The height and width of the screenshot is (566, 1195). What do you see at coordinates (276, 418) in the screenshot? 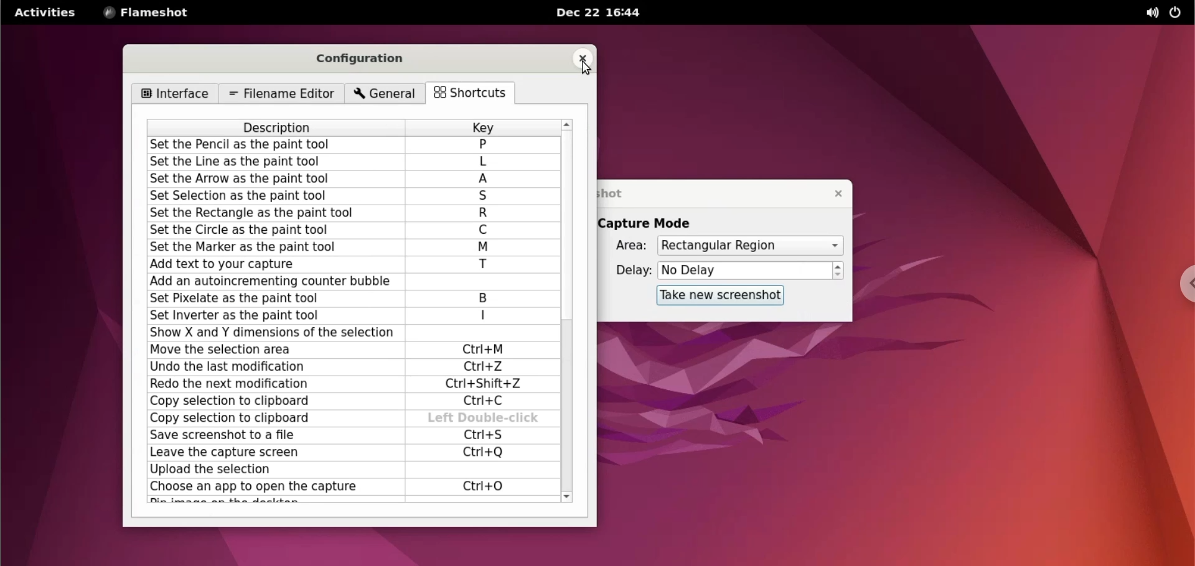
I see `copy selection to clipboard` at bounding box center [276, 418].